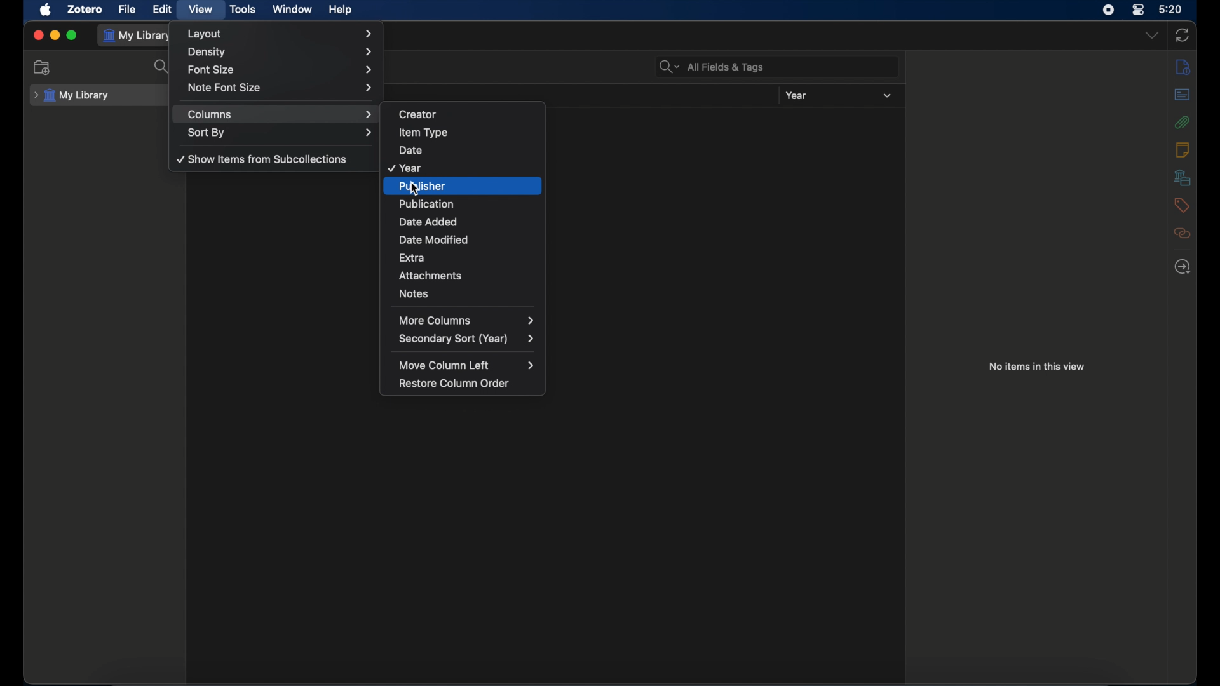 The width and height of the screenshot is (1220, 686). Describe the element at coordinates (469, 319) in the screenshot. I see `more columns` at that location.